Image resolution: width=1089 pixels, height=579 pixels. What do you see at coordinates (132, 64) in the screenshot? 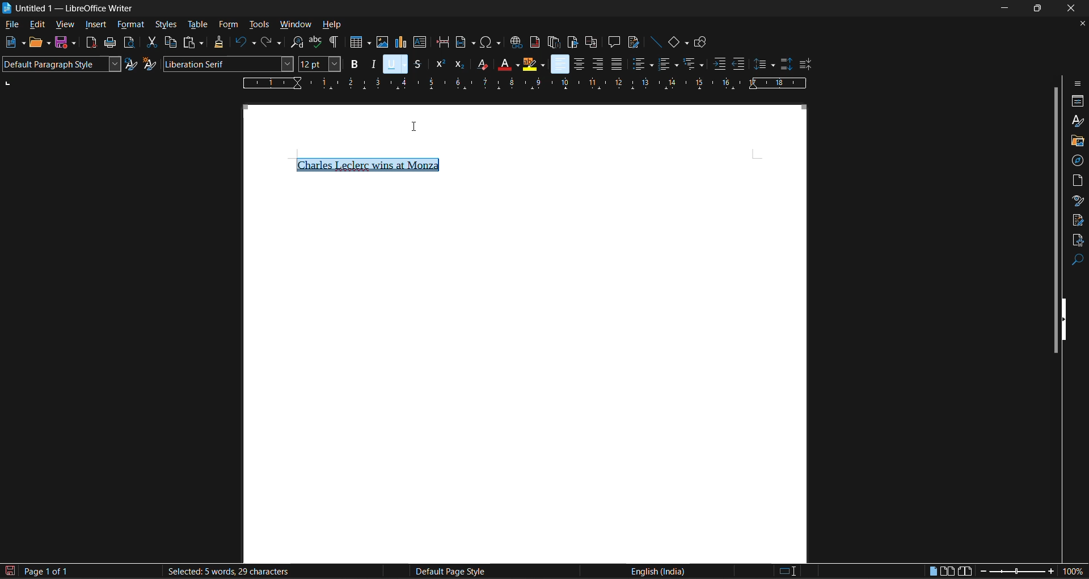
I see `updated selected style` at bounding box center [132, 64].